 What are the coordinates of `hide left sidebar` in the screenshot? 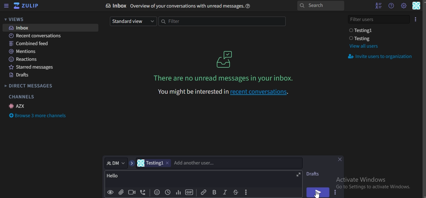 It's located at (6, 6).